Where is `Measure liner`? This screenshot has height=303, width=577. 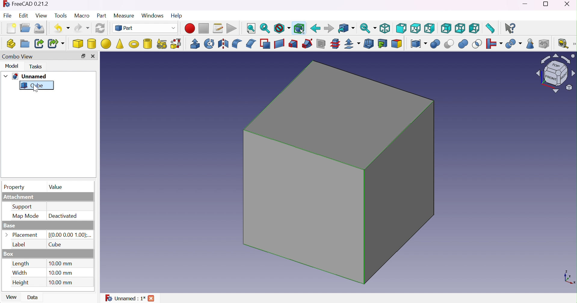
Measure liner is located at coordinates (562, 44).